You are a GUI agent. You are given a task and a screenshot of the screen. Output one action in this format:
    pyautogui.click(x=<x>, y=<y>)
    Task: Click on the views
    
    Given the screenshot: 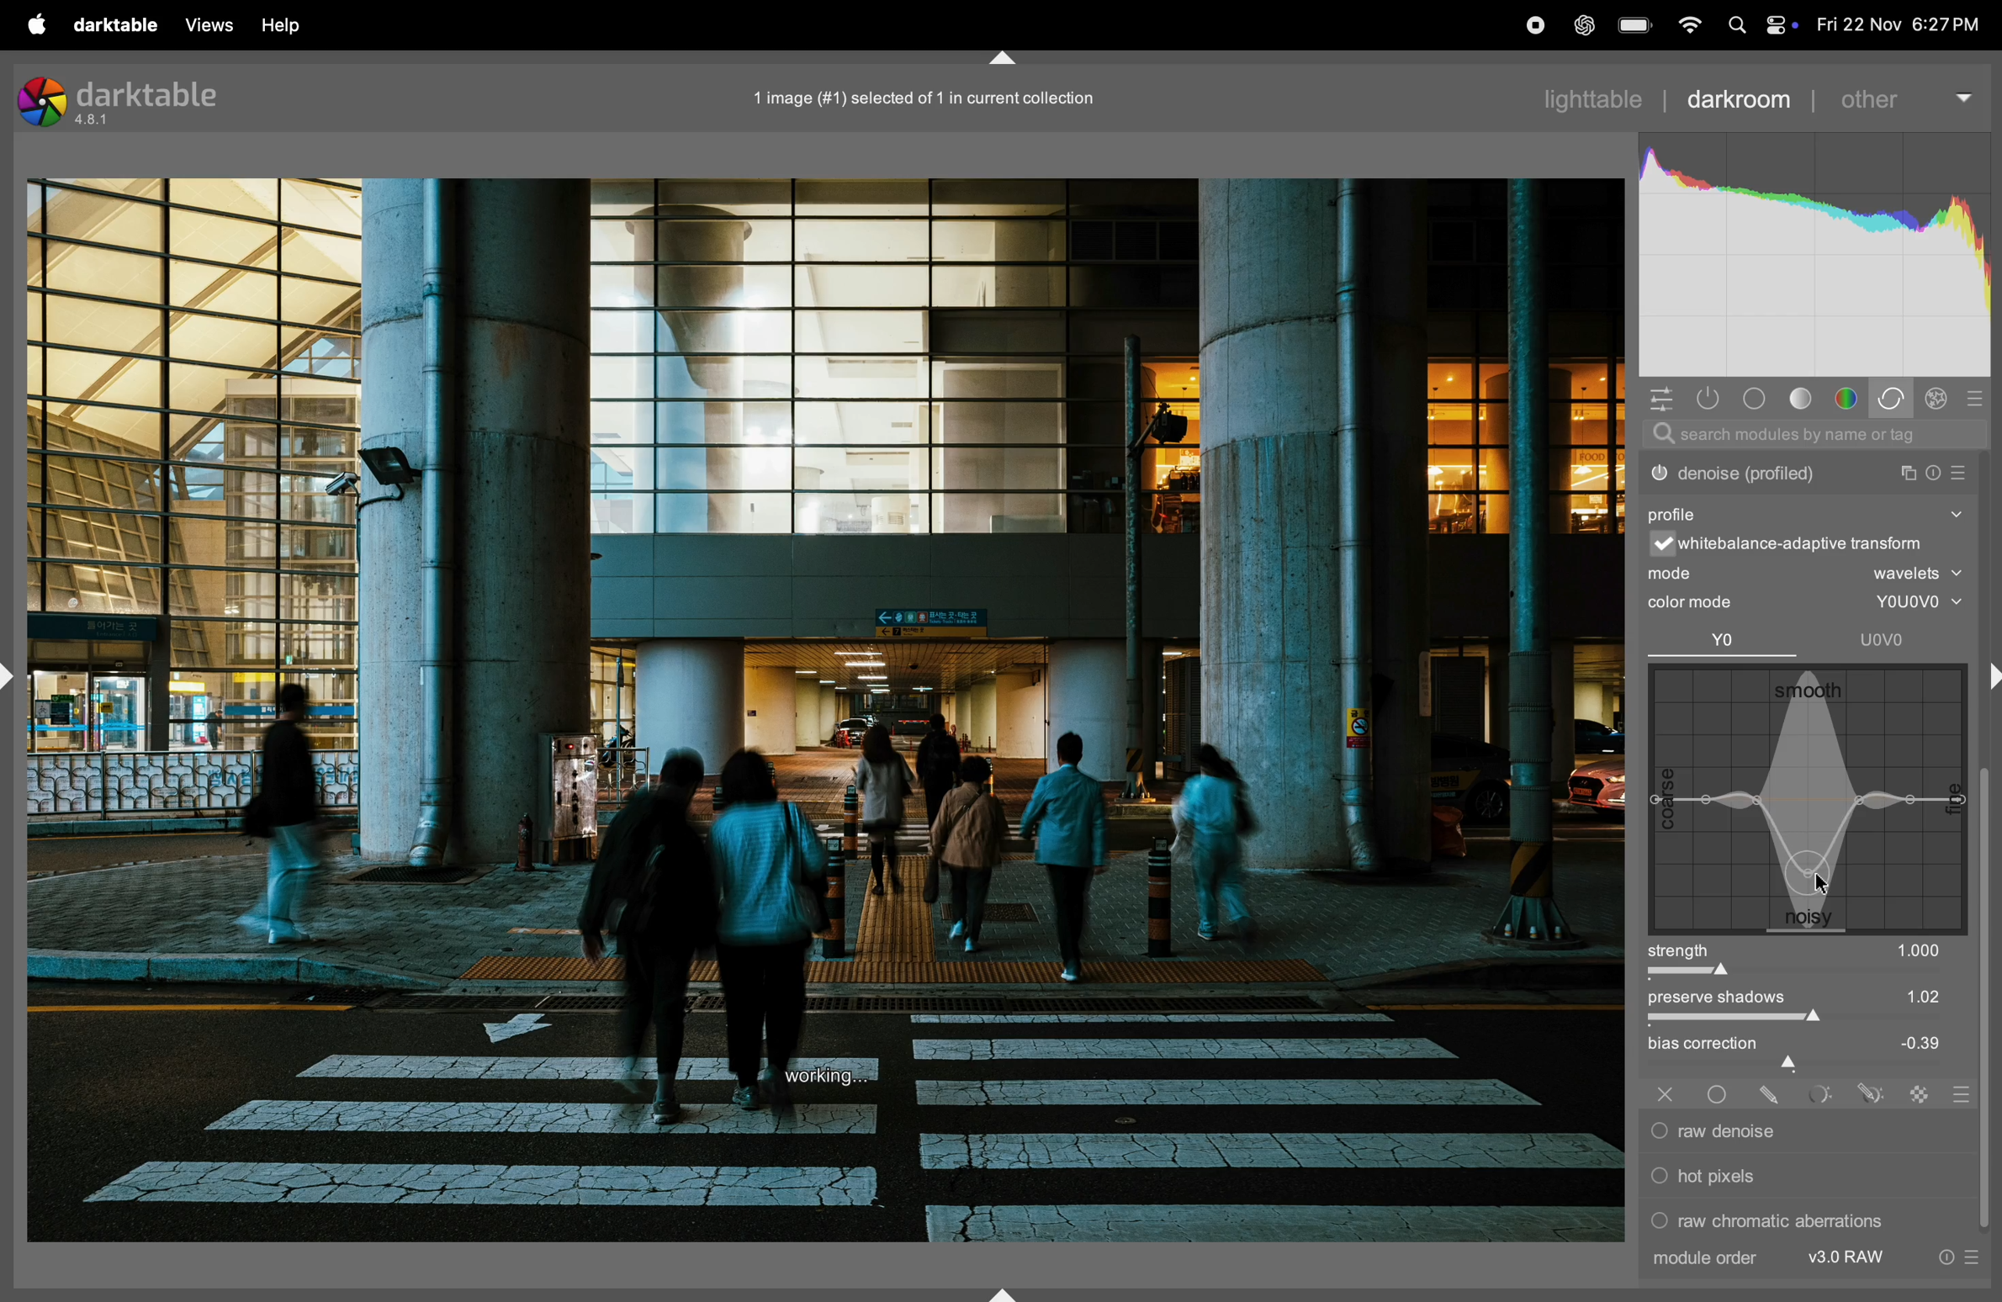 What is the action you would take?
    pyautogui.click(x=210, y=25)
    